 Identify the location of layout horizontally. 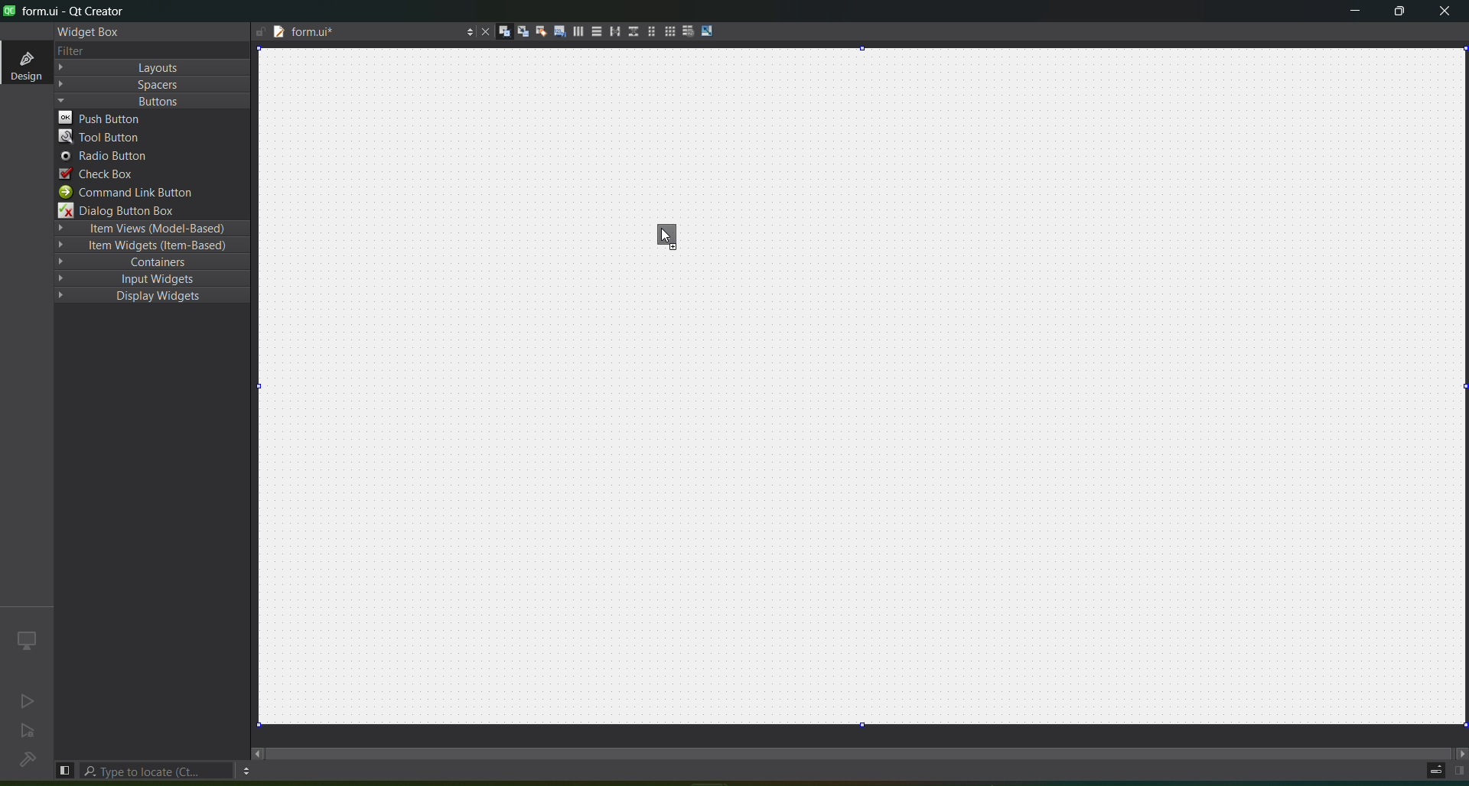
(577, 31).